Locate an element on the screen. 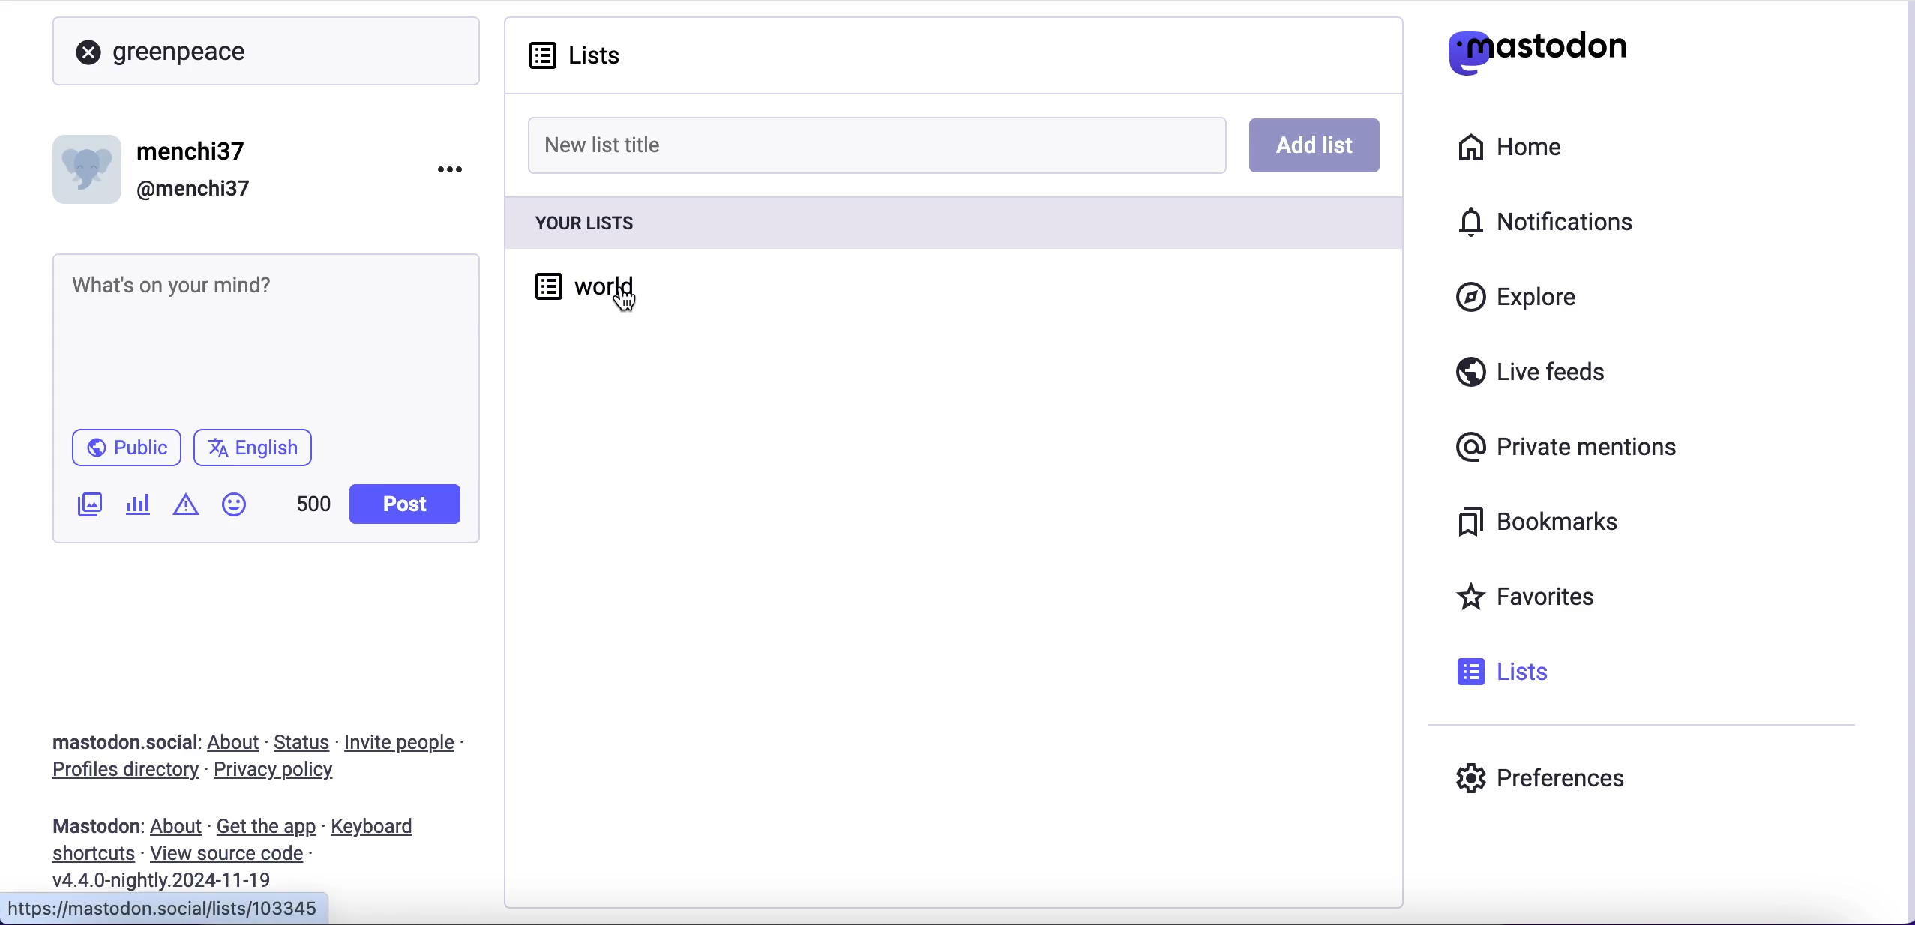 Image resolution: width=1915 pixels, height=925 pixels. characters is located at coordinates (313, 507).